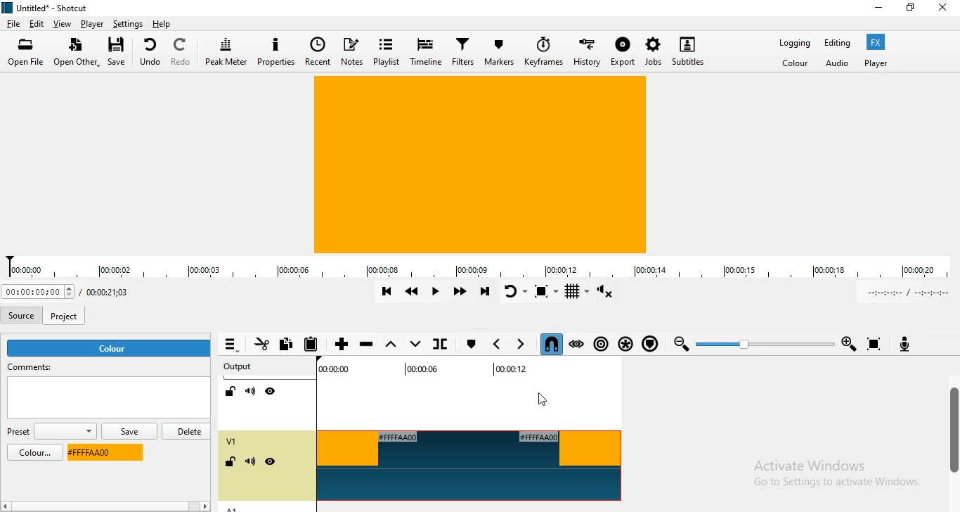  Describe the element at coordinates (26, 52) in the screenshot. I see `Open file ` at that location.